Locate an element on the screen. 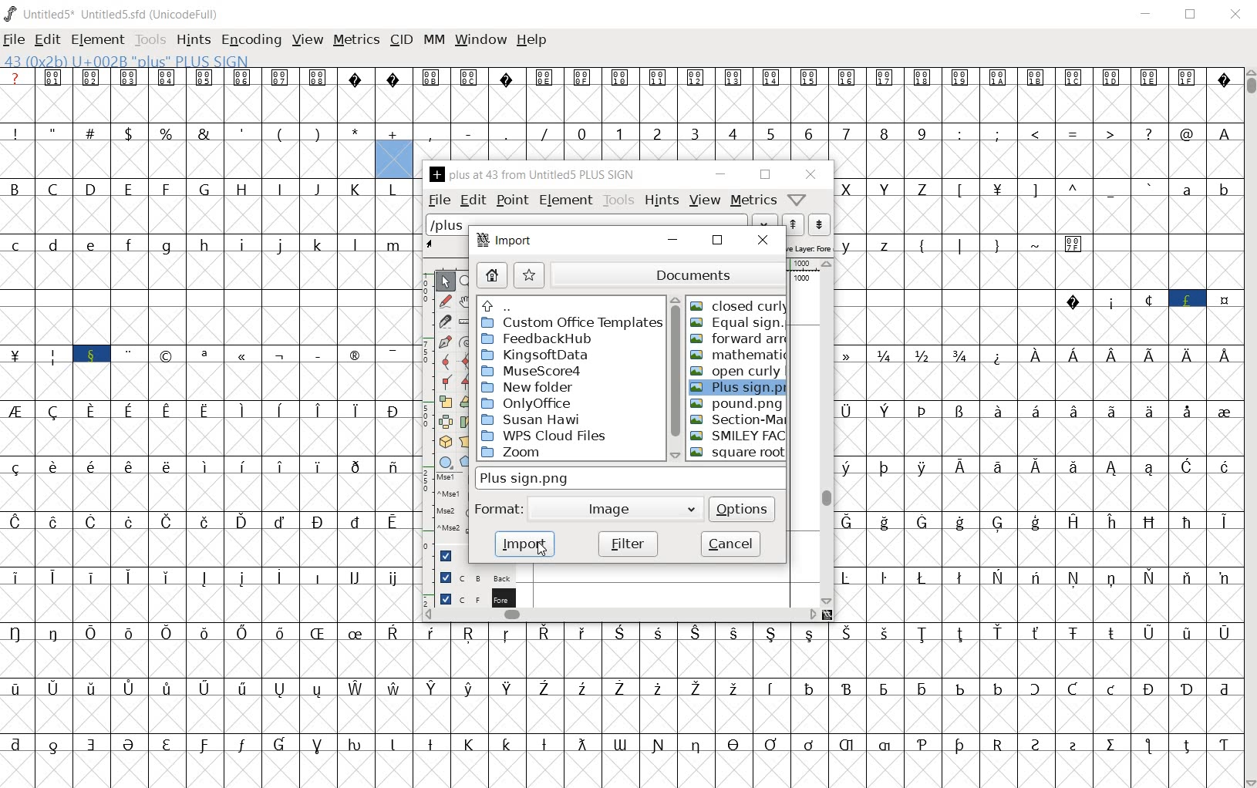 This screenshot has height=788, width=1257. special characters is located at coordinates (186, 152).